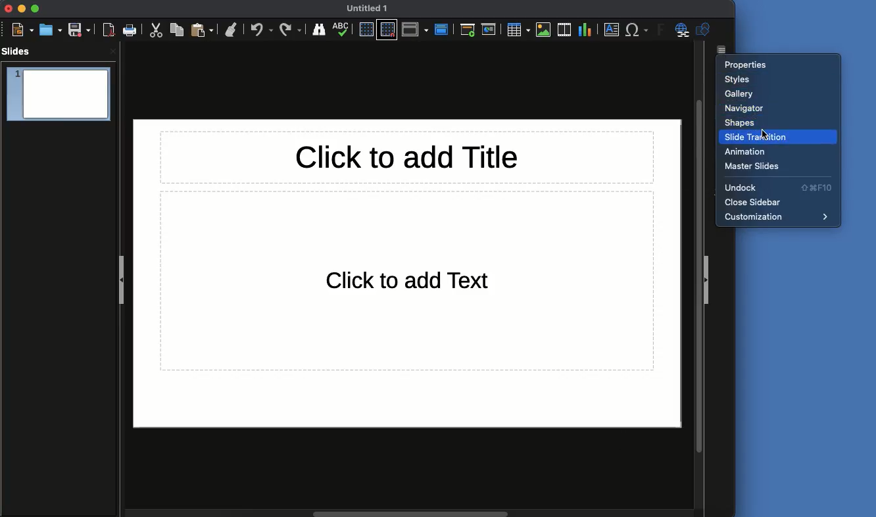 This screenshot has height=517, width=876. Describe the element at coordinates (24, 30) in the screenshot. I see `New` at that location.